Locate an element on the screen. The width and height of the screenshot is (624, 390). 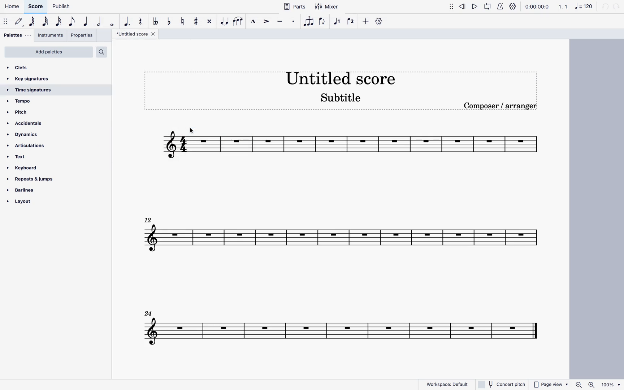
score is located at coordinates (341, 327).